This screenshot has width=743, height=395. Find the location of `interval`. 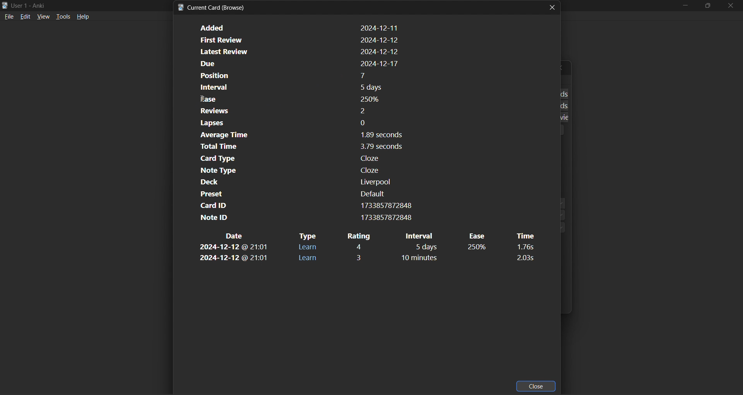

interval is located at coordinates (426, 247).